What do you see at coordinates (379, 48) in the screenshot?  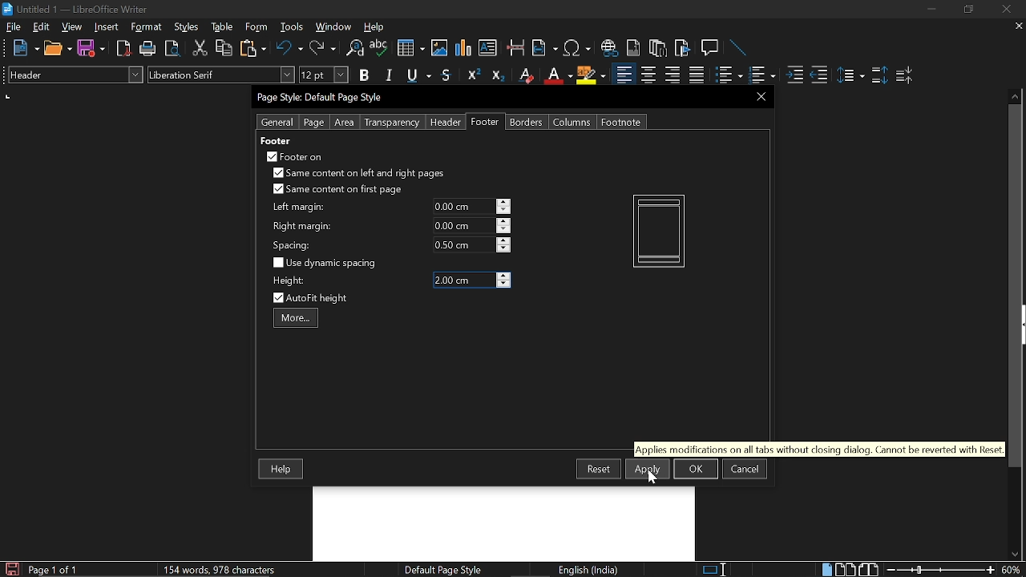 I see `Spell check` at bounding box center [379, 48].